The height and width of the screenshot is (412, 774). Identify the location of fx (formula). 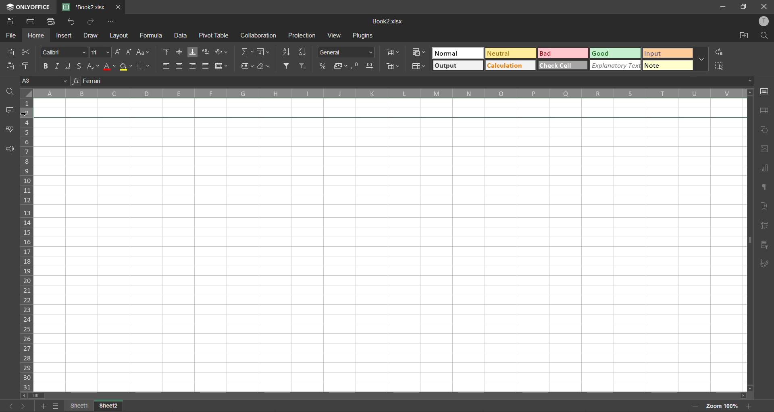
(76, 81).